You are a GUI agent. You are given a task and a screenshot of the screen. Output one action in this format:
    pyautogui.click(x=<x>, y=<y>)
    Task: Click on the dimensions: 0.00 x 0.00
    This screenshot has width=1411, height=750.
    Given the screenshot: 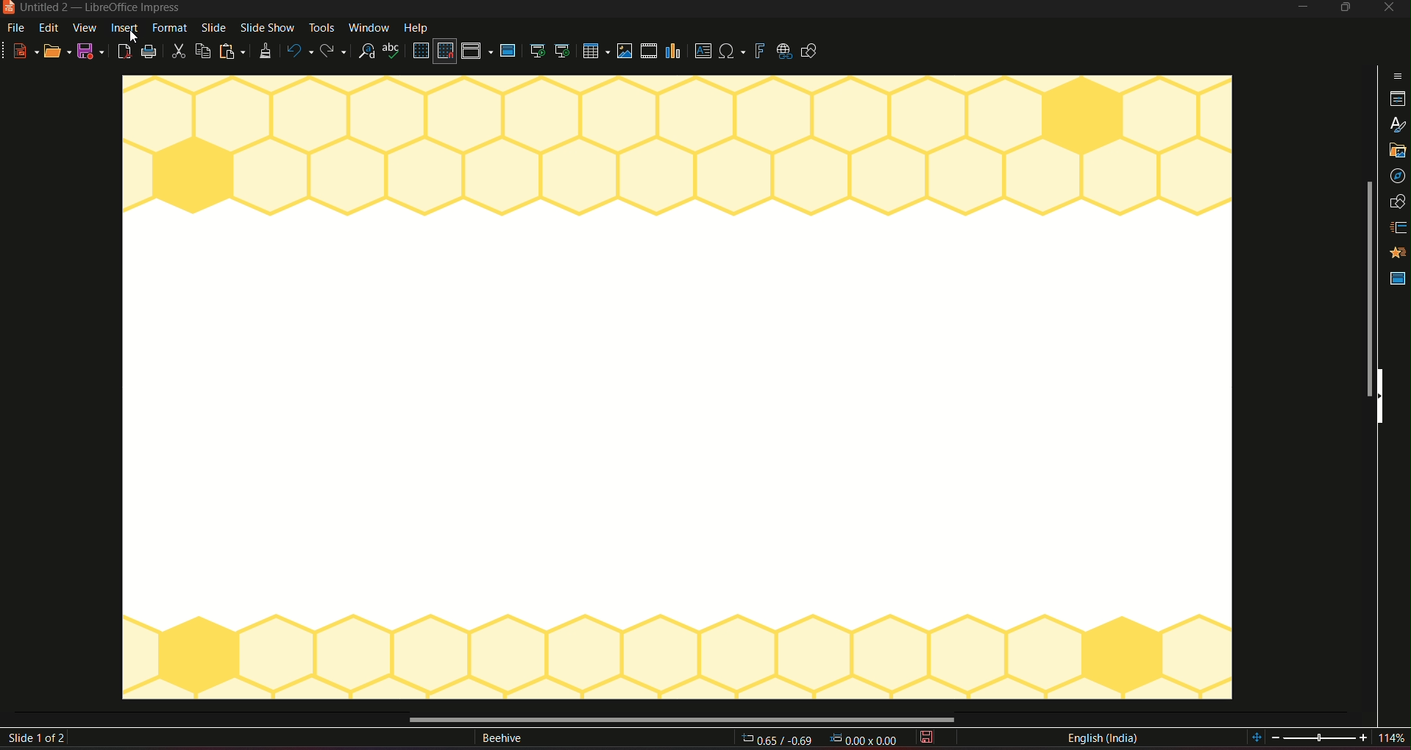 What is the action you would take?
    pyautogui.click(x=860, y=740)
    